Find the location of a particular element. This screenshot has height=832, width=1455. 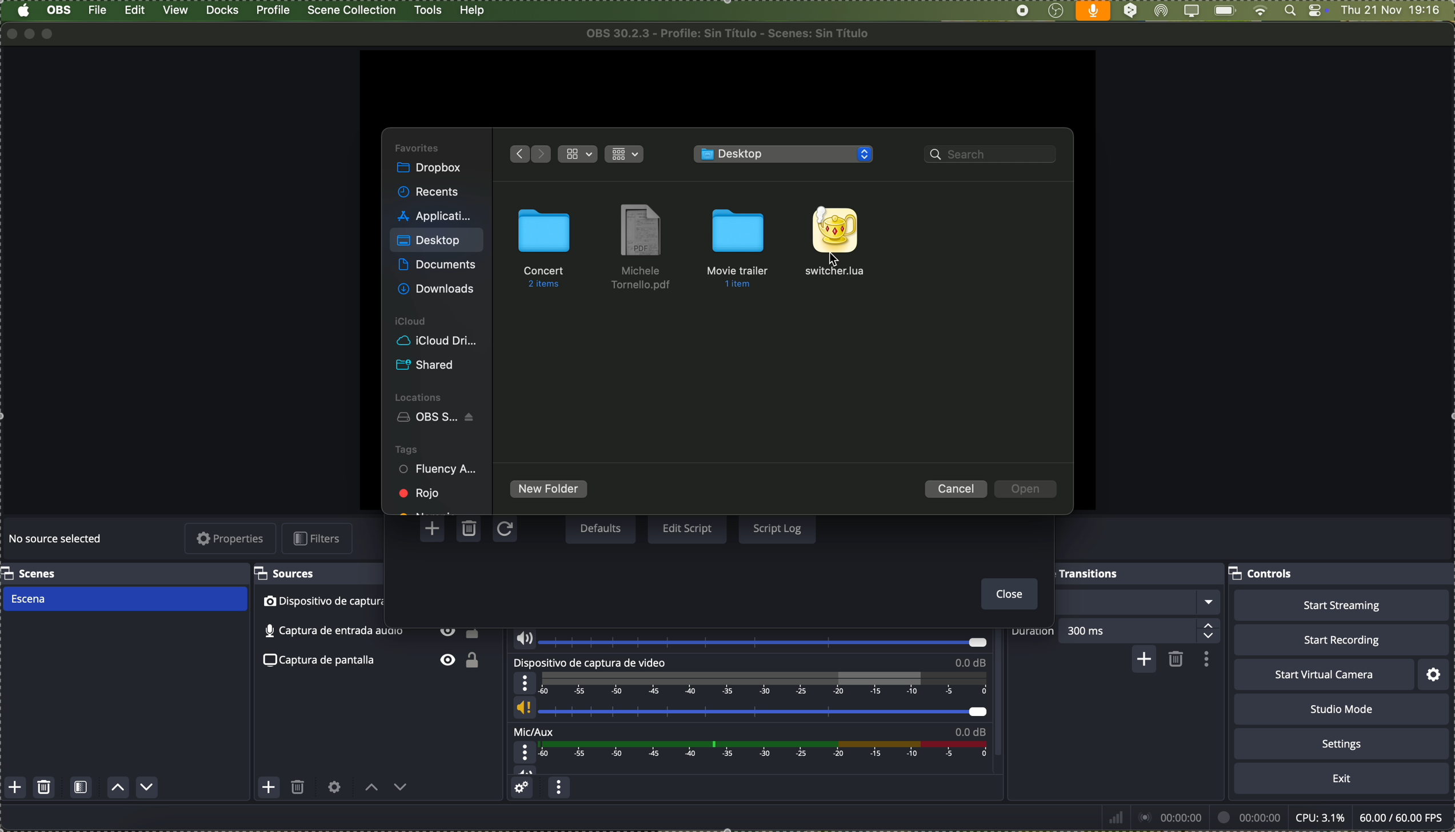

movie trailer folder is located at coordinates (742, 246).